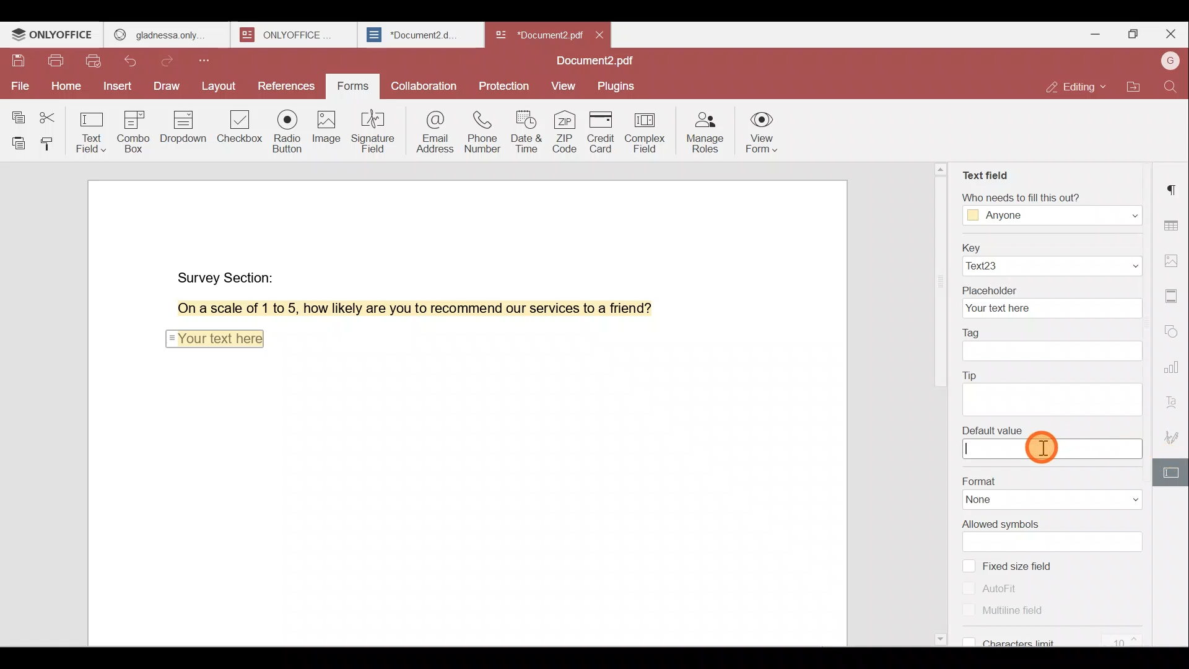 This screenshot has height=669, width=1189. What do you see at coordinates (214, 337) in the screenshot?
I see `Your text here` at bounding box center [214, 337].